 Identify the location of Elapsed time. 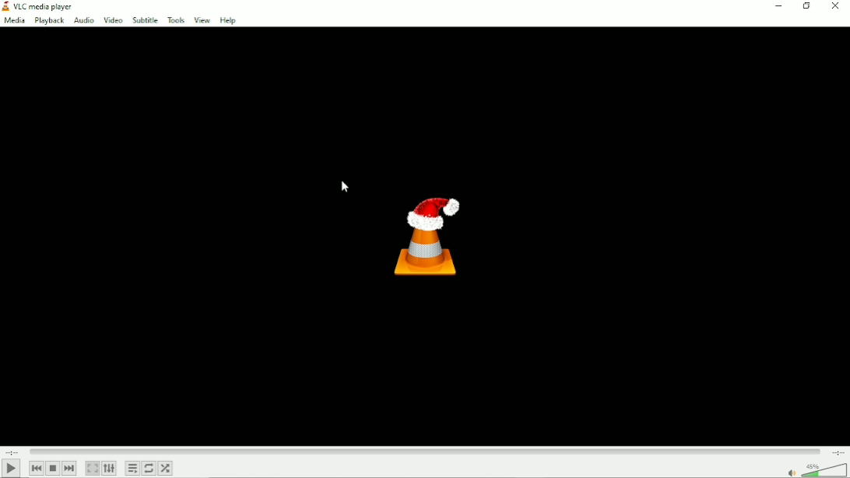
(13, 452).